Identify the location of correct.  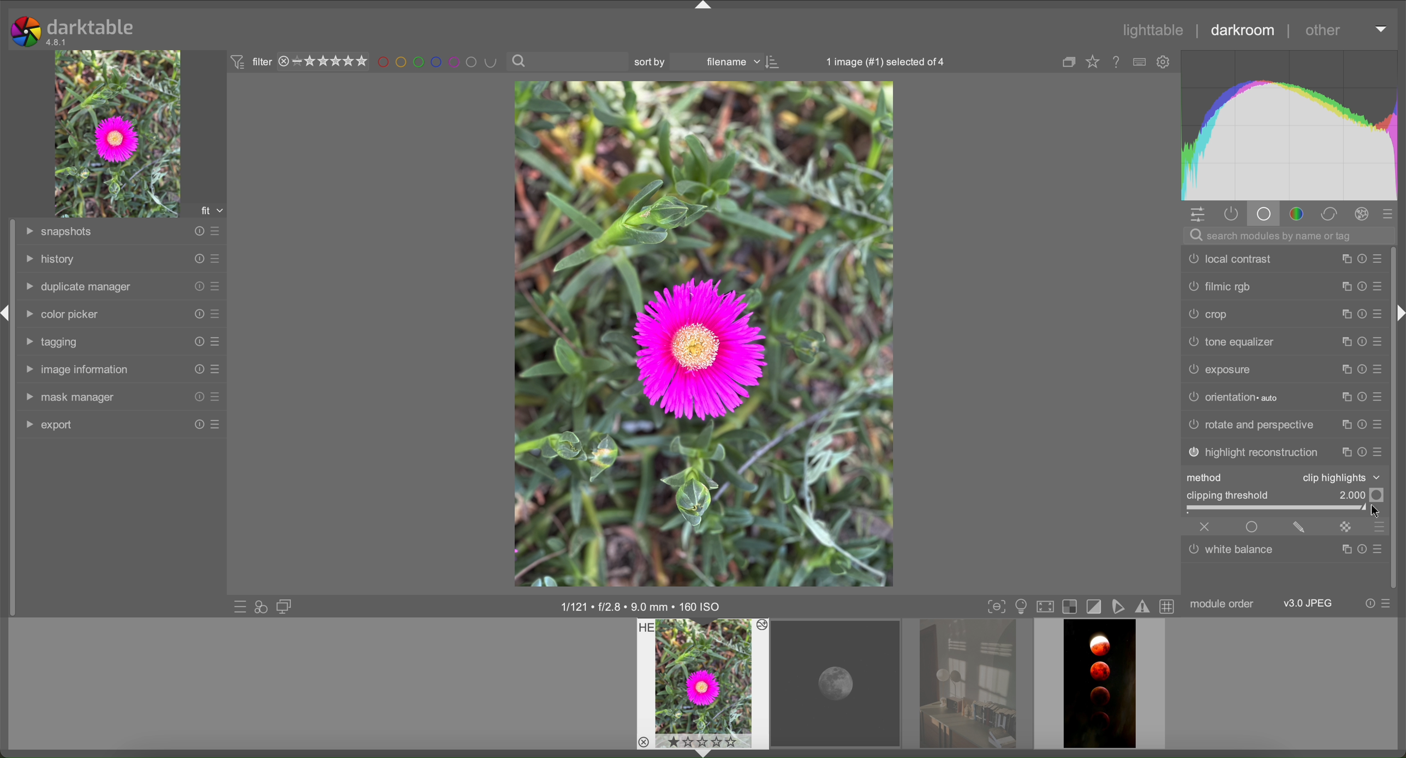
(1329, 213).